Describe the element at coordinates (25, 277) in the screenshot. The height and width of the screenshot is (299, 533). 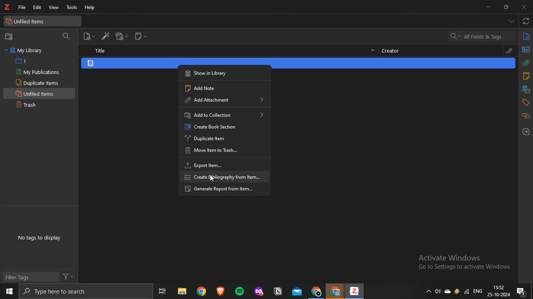
I see `Filter Tags` at that location.